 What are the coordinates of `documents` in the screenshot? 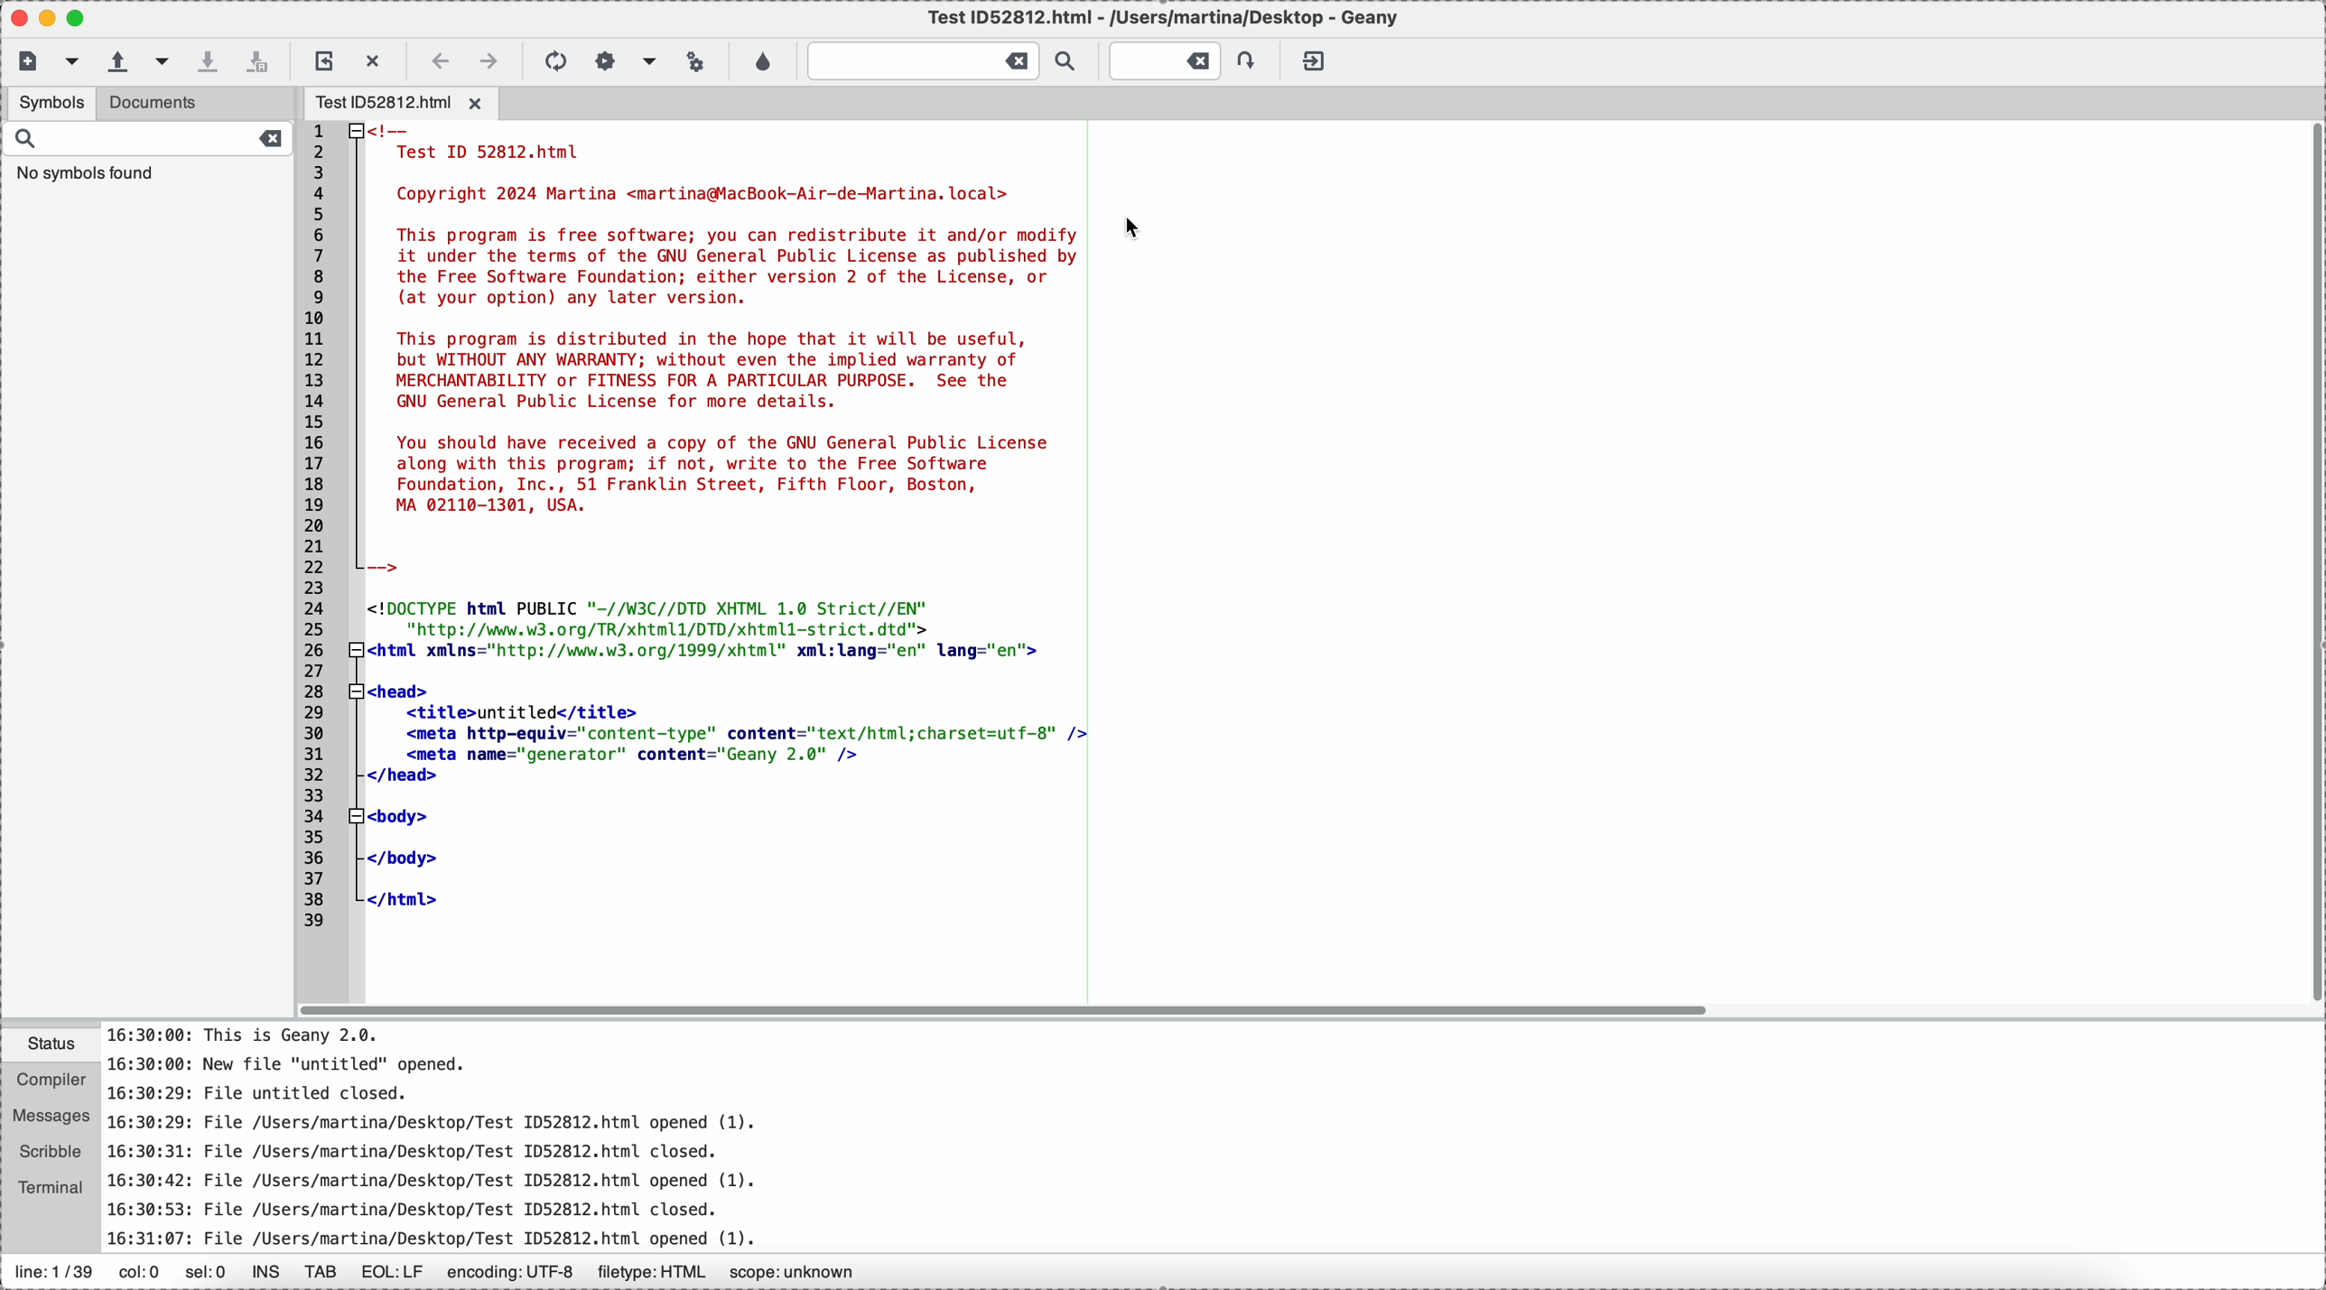 It's located at (193, 103).